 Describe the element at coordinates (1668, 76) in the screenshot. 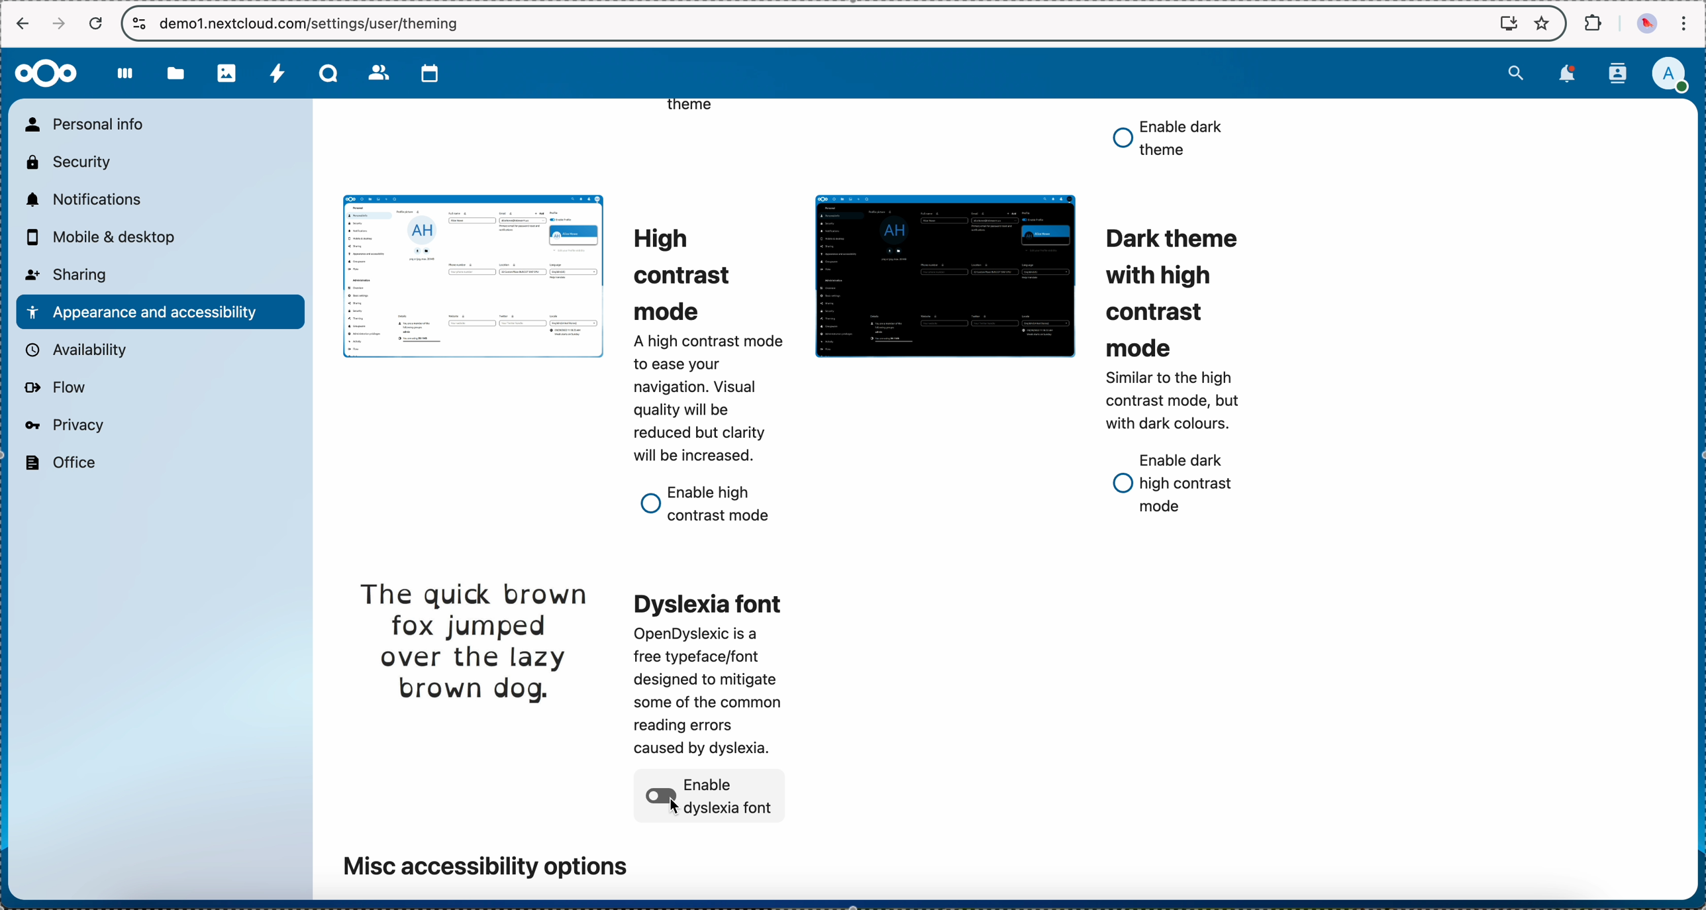

I see `click on user profile` at that location.